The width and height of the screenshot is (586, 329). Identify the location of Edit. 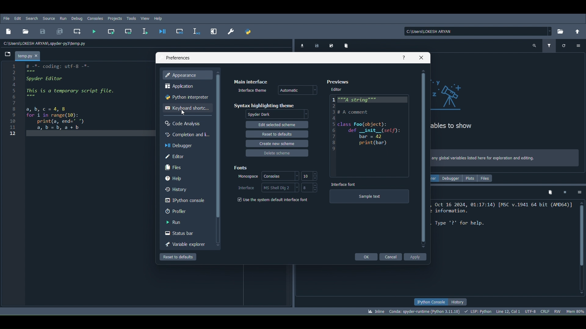
(17, 19).